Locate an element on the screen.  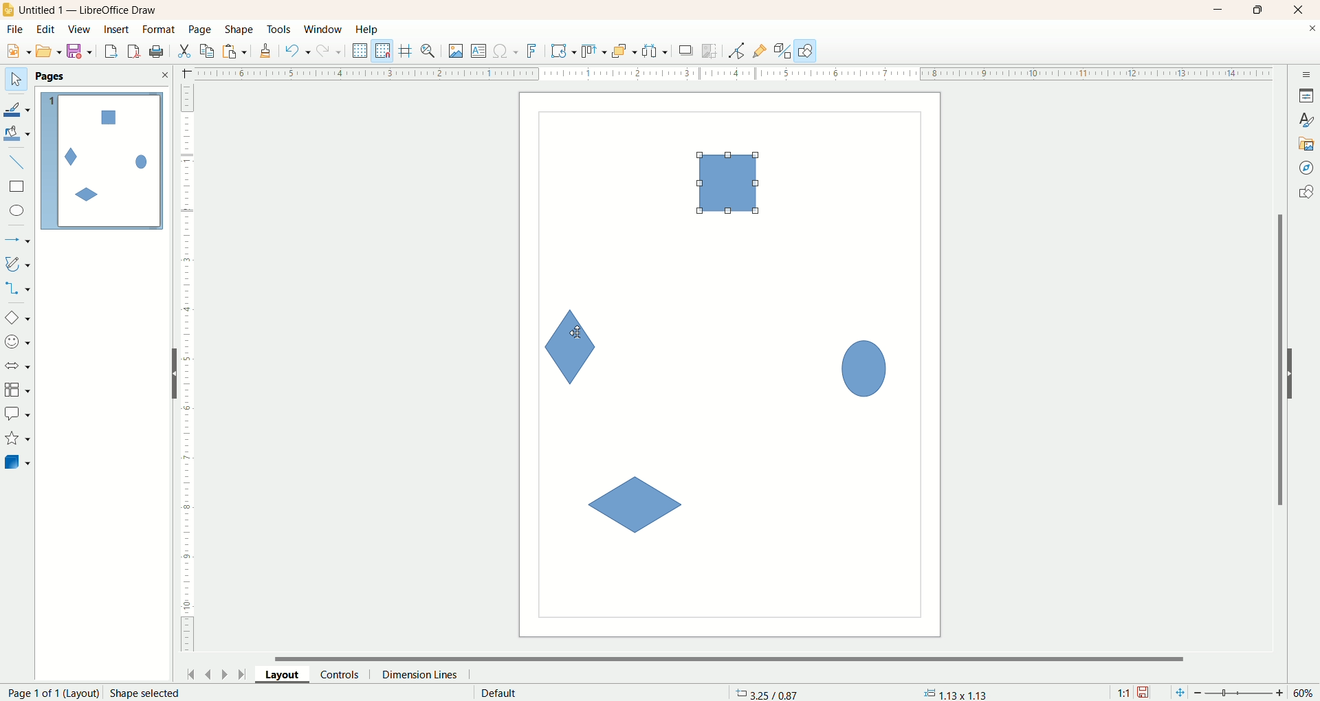
fontwork text is located at coordinates (534, 52).